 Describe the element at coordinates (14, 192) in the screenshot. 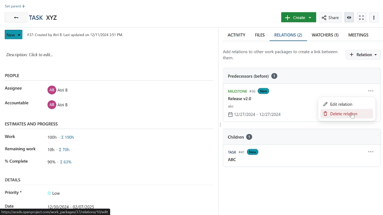

I see `priority*` at that location.